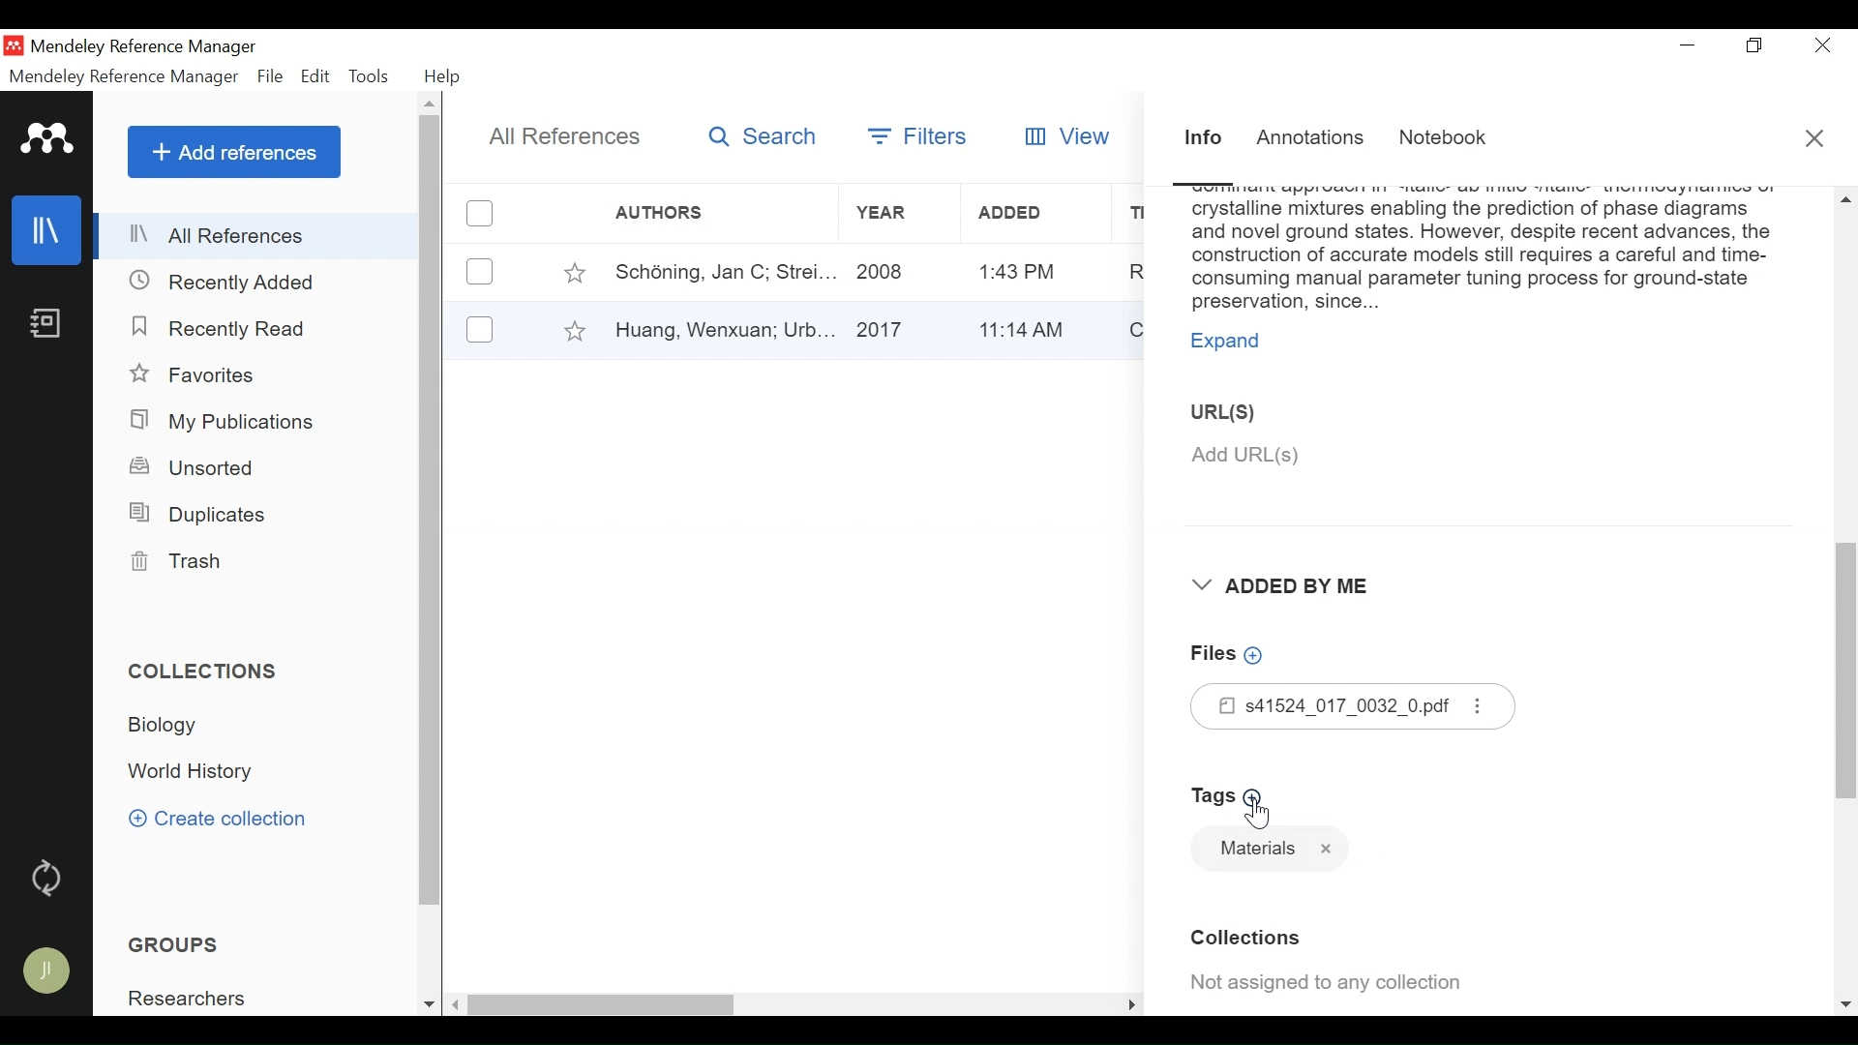  Describe the element at coordinates (1030, 327) in the screenshot. I see `Added` at that location.